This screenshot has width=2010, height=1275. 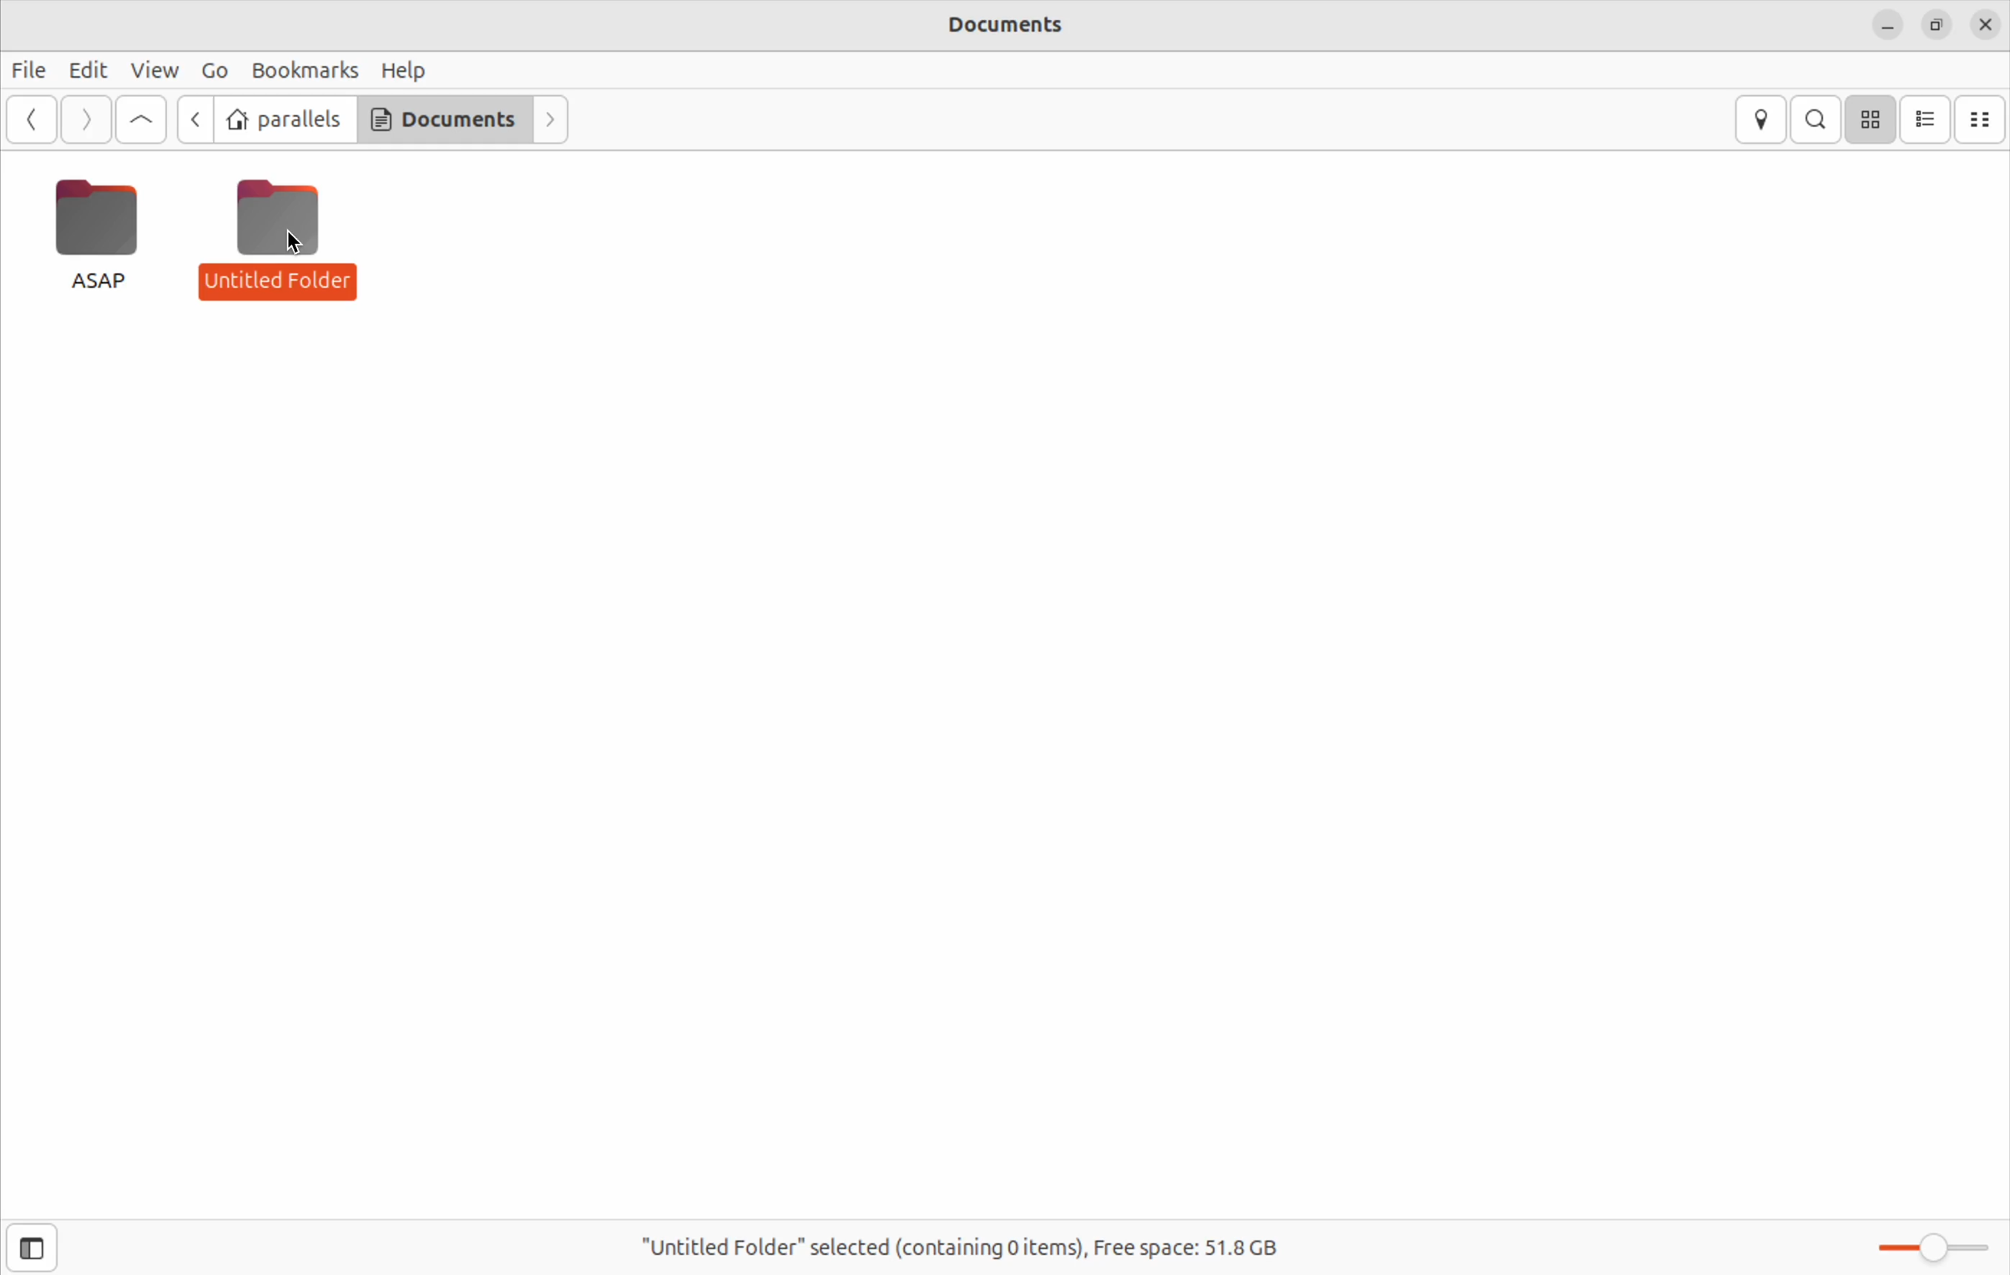 What do you see at coordinates (1872, 119) in the screenshot?
I see `icon view` at bounding box center [1872, 119].